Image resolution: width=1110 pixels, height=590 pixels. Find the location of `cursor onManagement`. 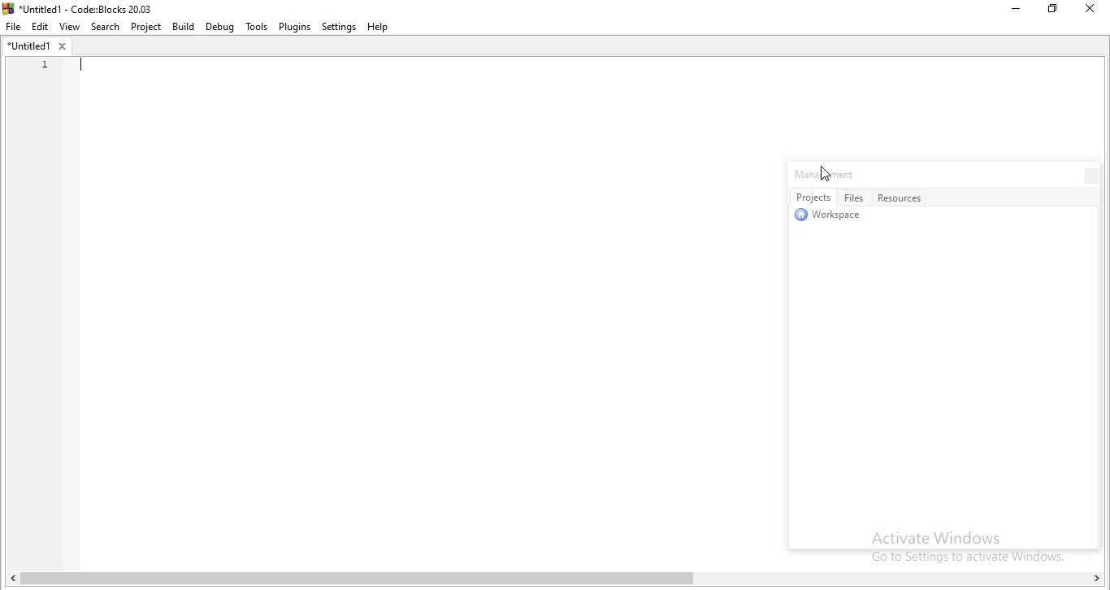

cursor onManagement is located at coordinates (826, 174).